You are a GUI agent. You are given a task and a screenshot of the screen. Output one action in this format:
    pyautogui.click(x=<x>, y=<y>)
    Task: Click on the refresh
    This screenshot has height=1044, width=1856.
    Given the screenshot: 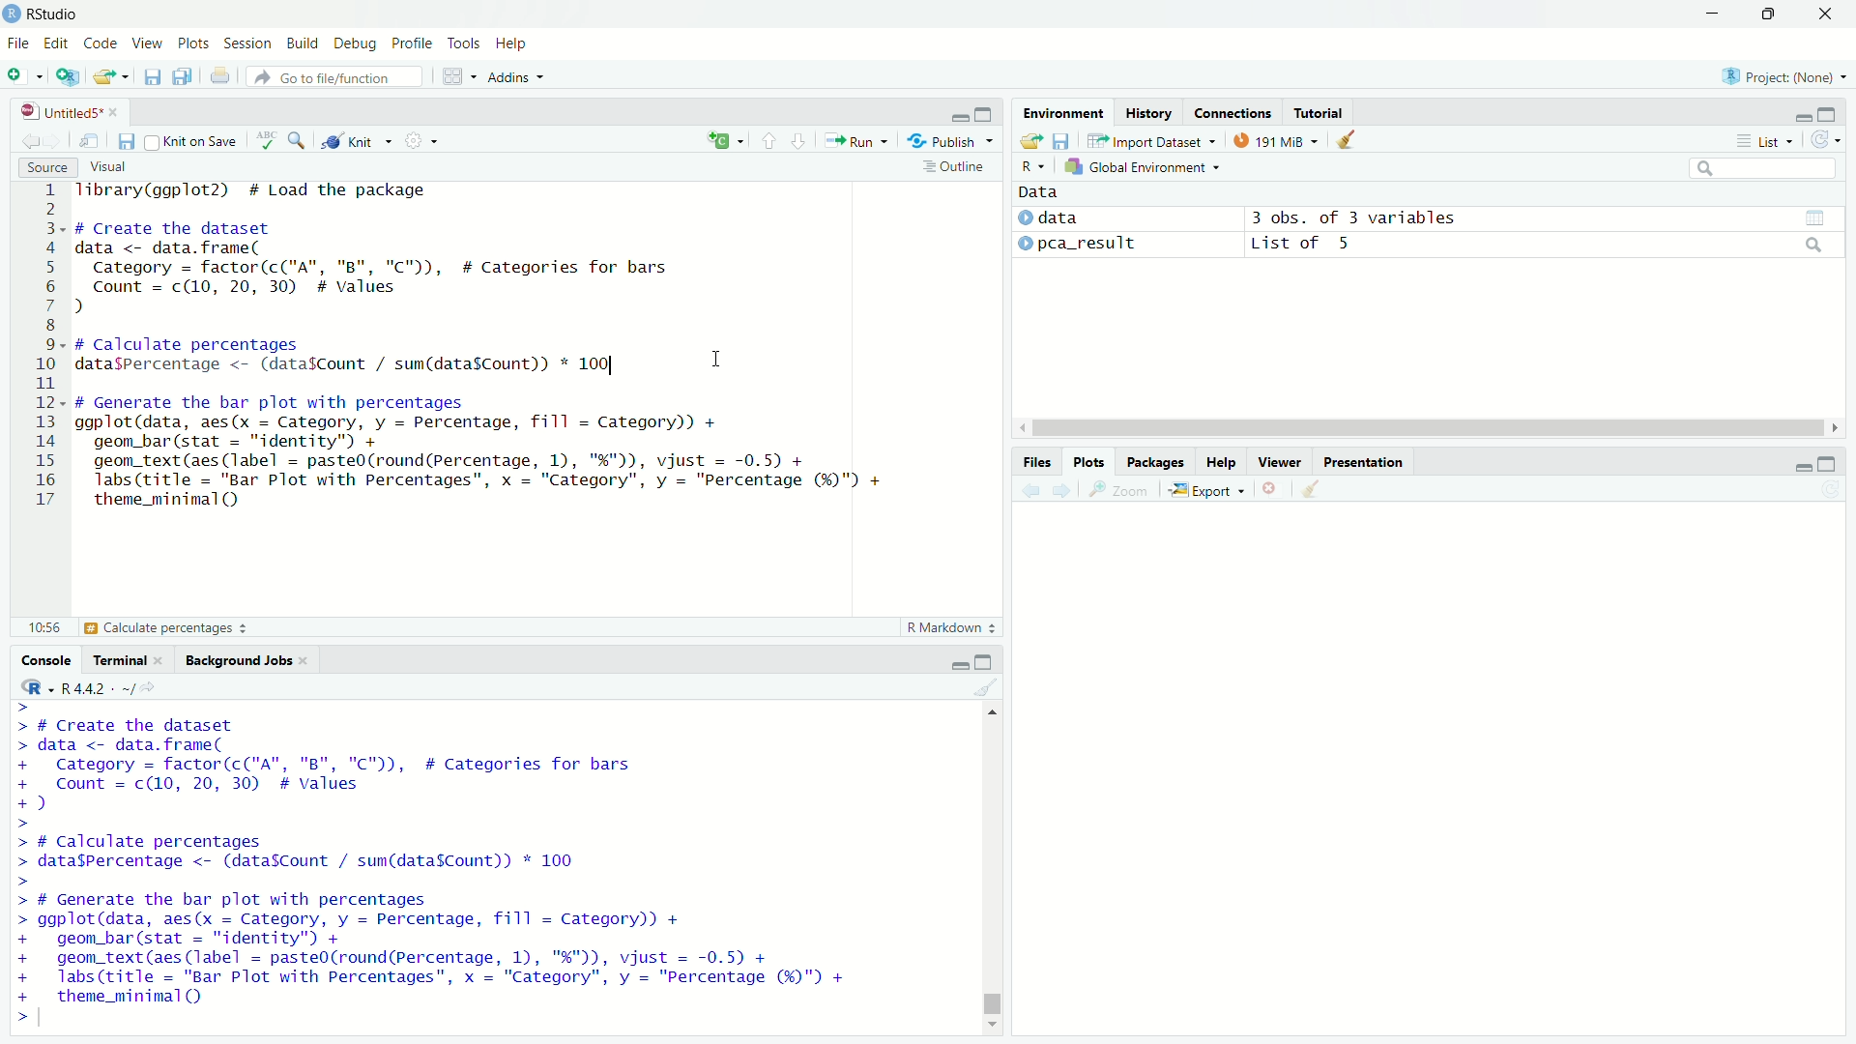 What is the action you would take?
    pyautogui.click(x=1823, y=138)
    